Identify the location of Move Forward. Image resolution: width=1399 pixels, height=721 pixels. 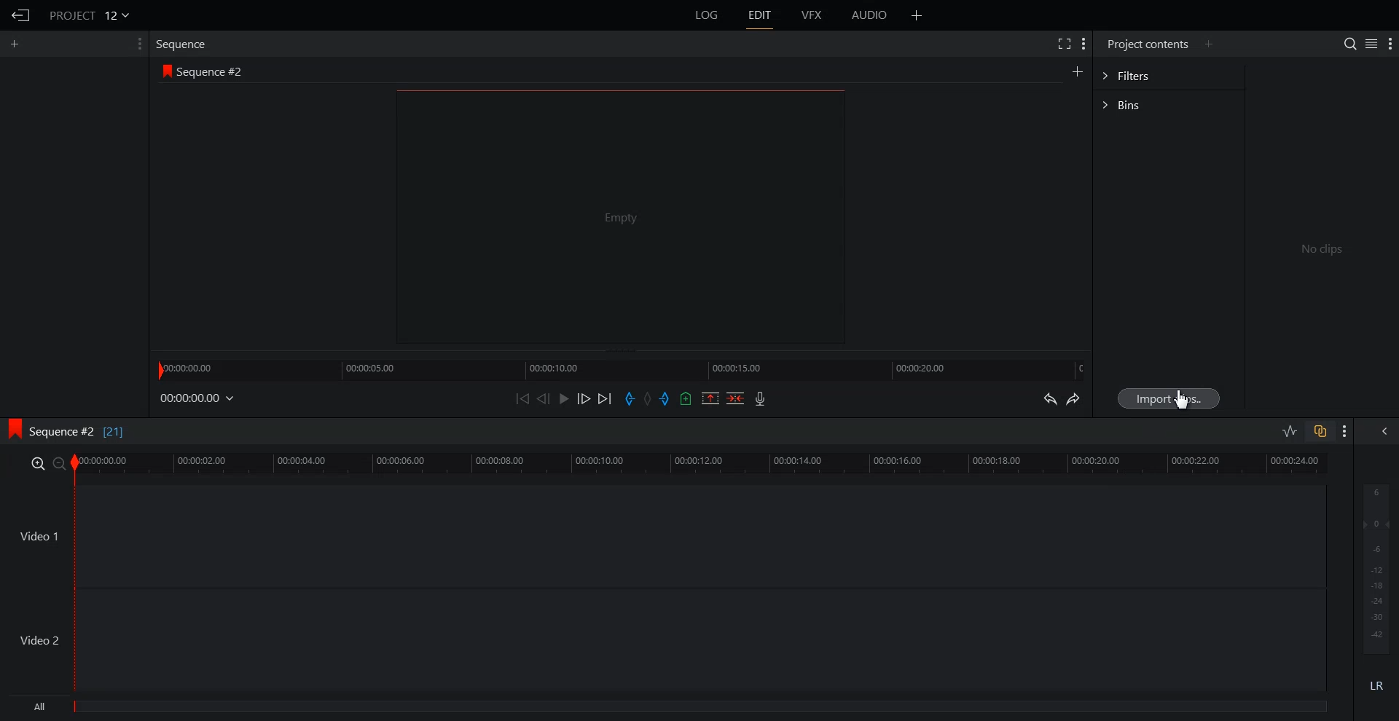
(605, 398).